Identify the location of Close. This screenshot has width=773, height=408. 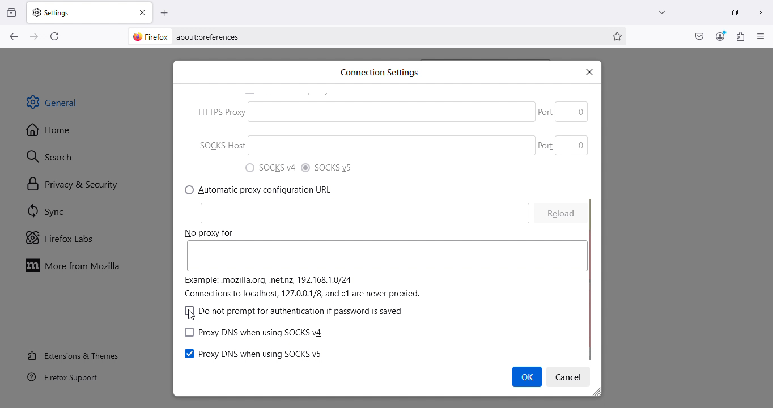
(761, 12).